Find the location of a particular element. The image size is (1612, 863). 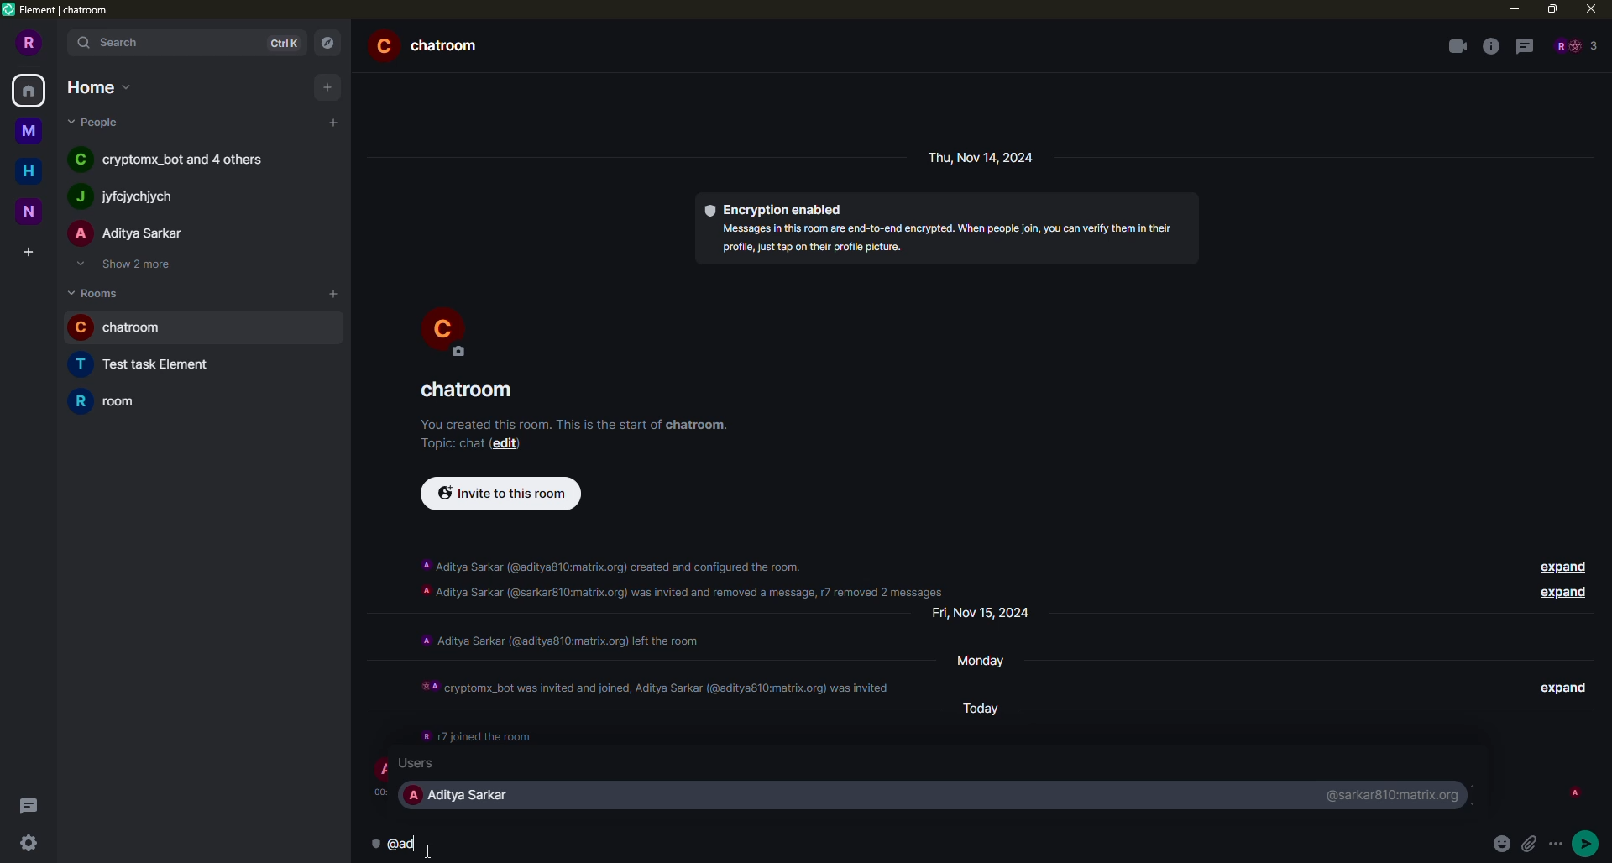

close is located at coordinates (1590, 8).